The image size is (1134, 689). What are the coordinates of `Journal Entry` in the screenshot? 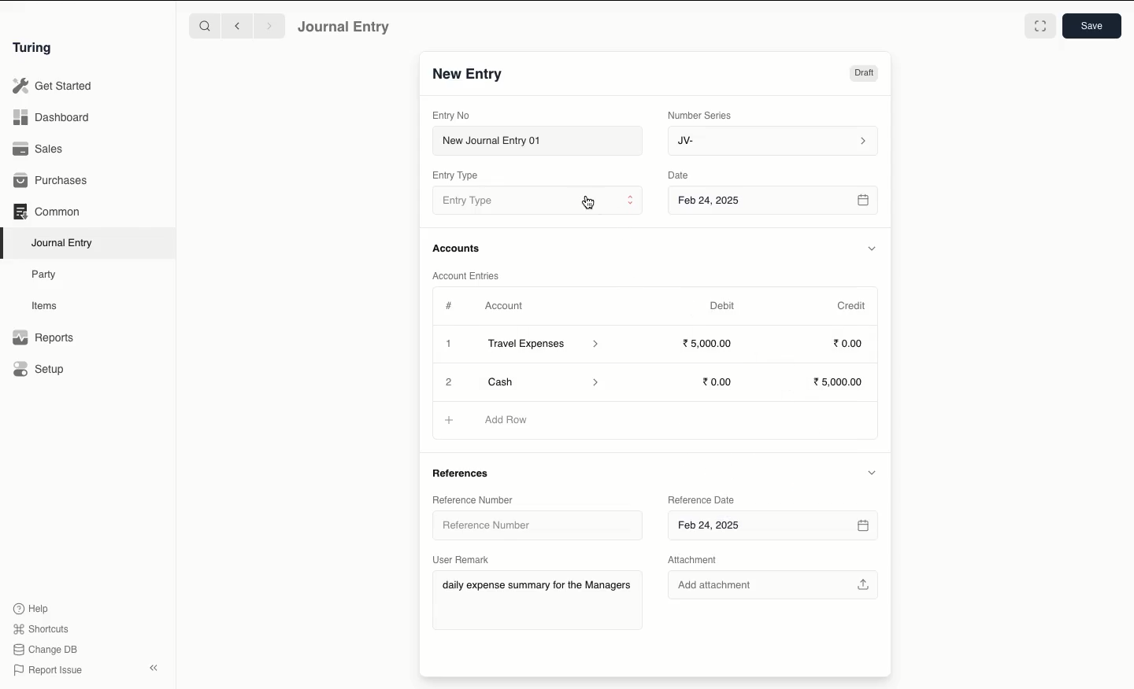 It's located at (63, 244).